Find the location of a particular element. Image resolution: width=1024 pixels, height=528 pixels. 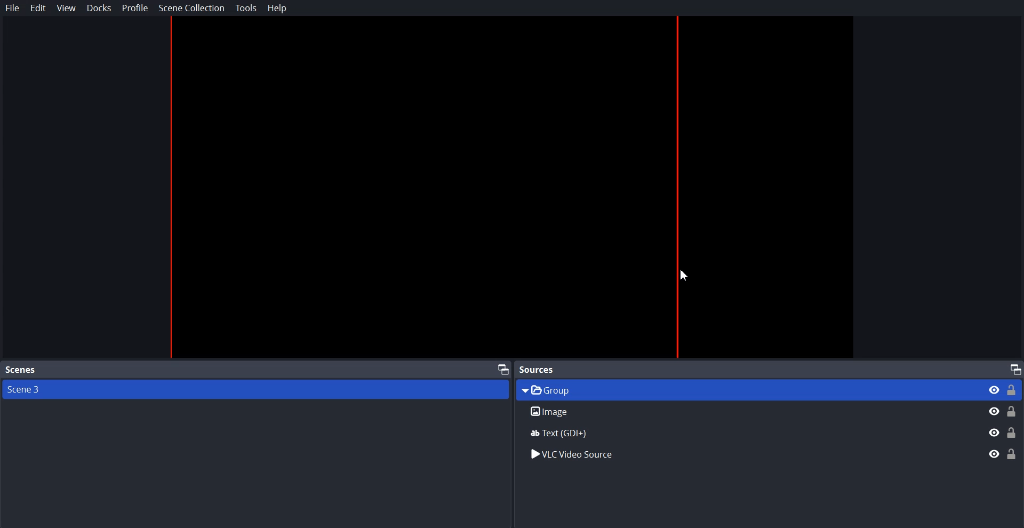

Cursor is located at coordinates (687, 276).